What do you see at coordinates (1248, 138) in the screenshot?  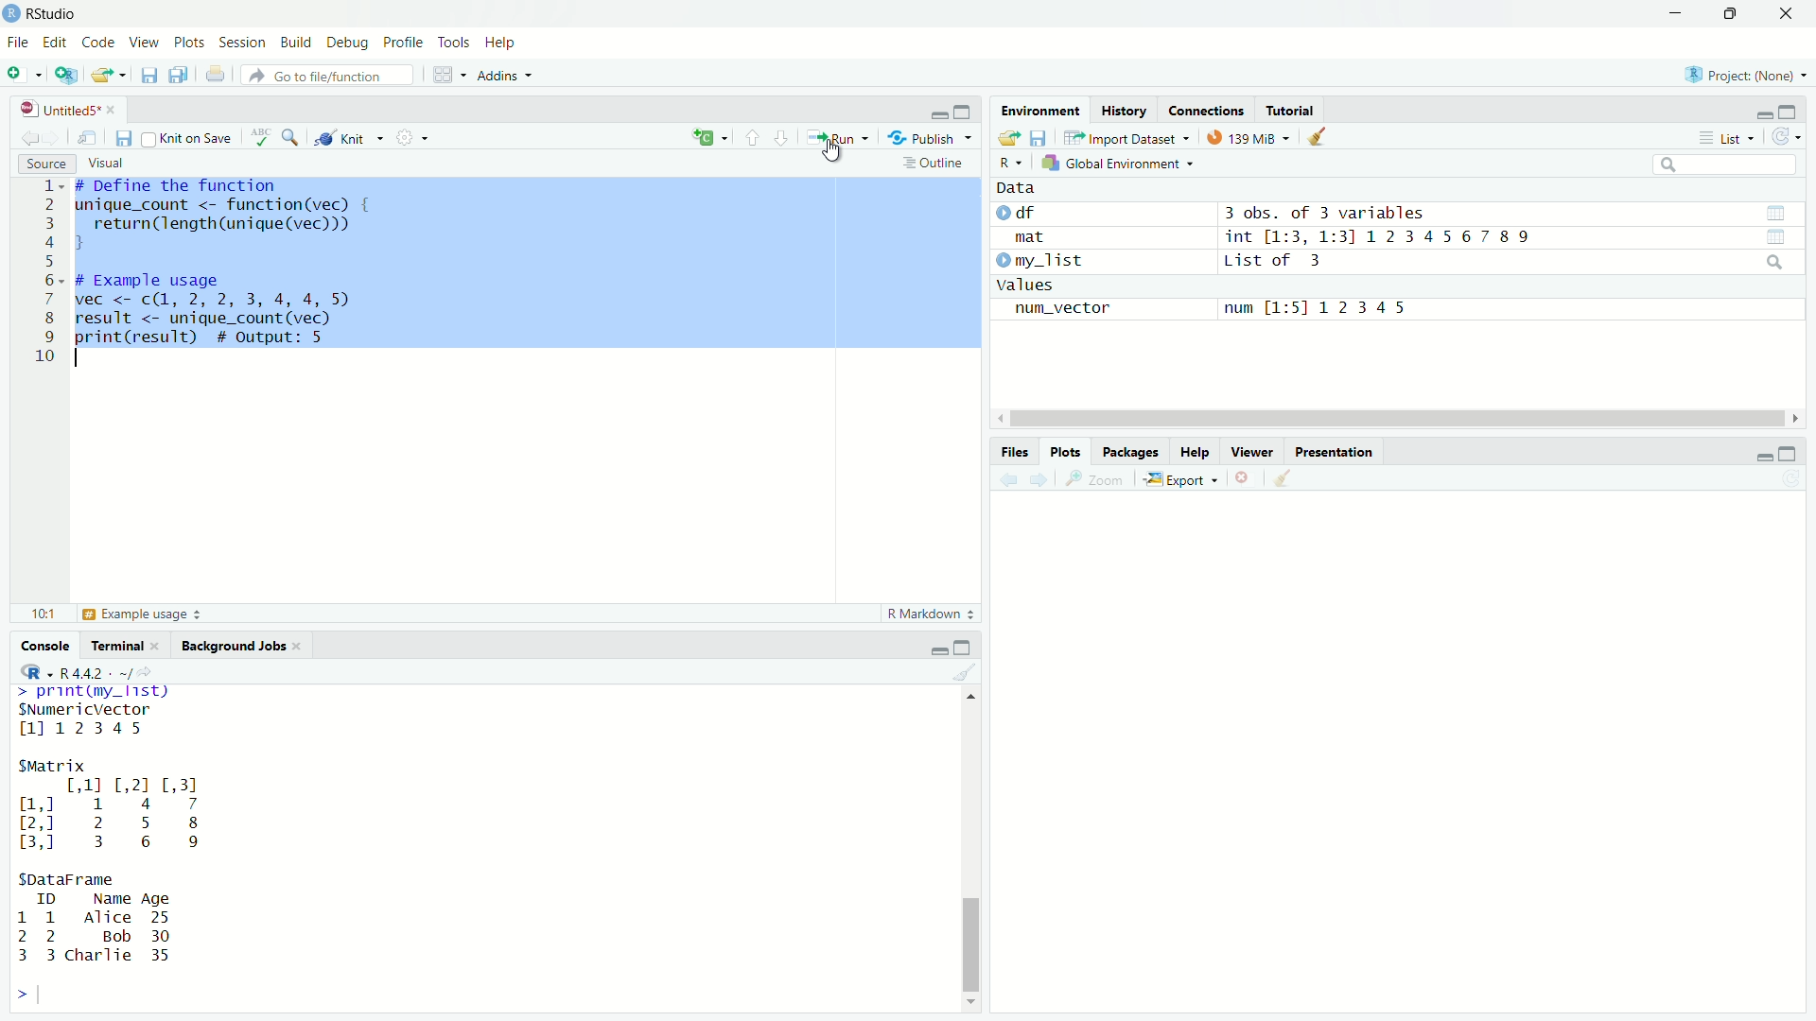 I see `139Mib` at bounding box center [1248, 138].